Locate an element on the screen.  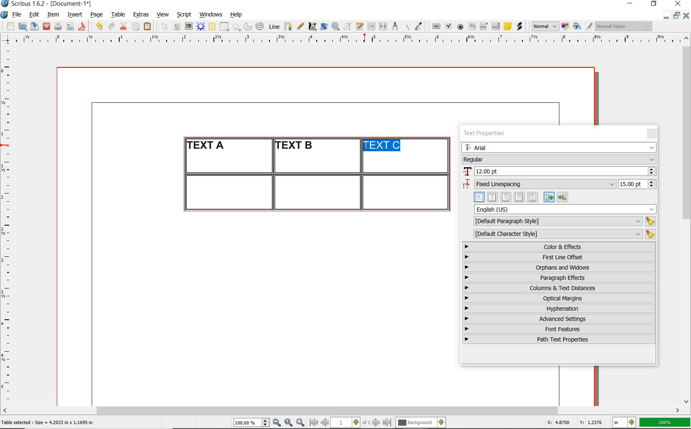
open is located at coordinates (22, 26).